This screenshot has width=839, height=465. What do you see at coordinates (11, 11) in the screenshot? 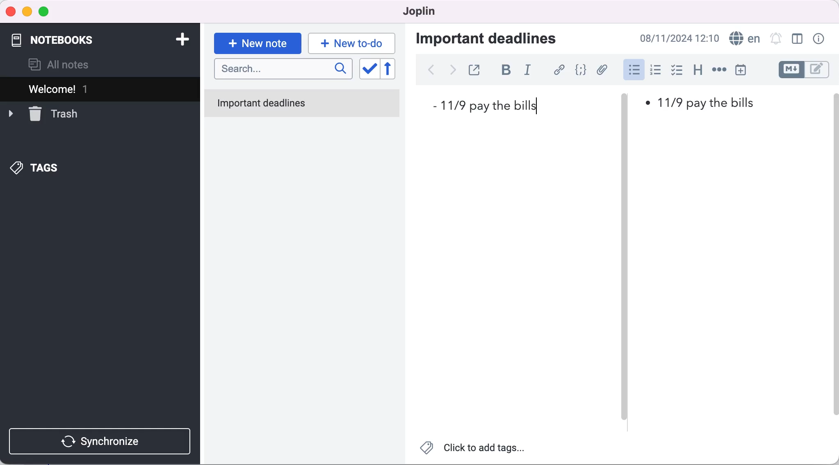
I see `close` at bounding box center [11, 11].